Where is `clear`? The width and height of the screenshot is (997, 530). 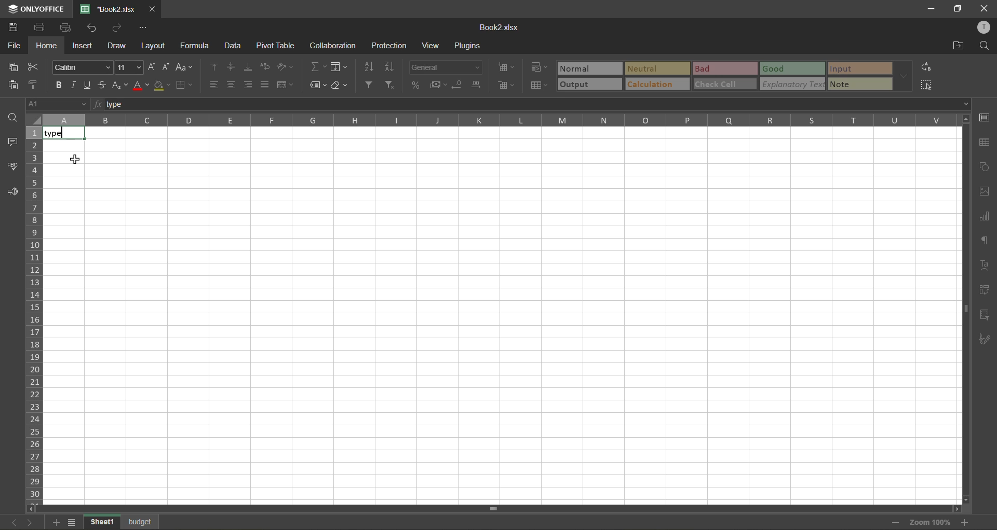
clear is located at coordinates (341, 85).